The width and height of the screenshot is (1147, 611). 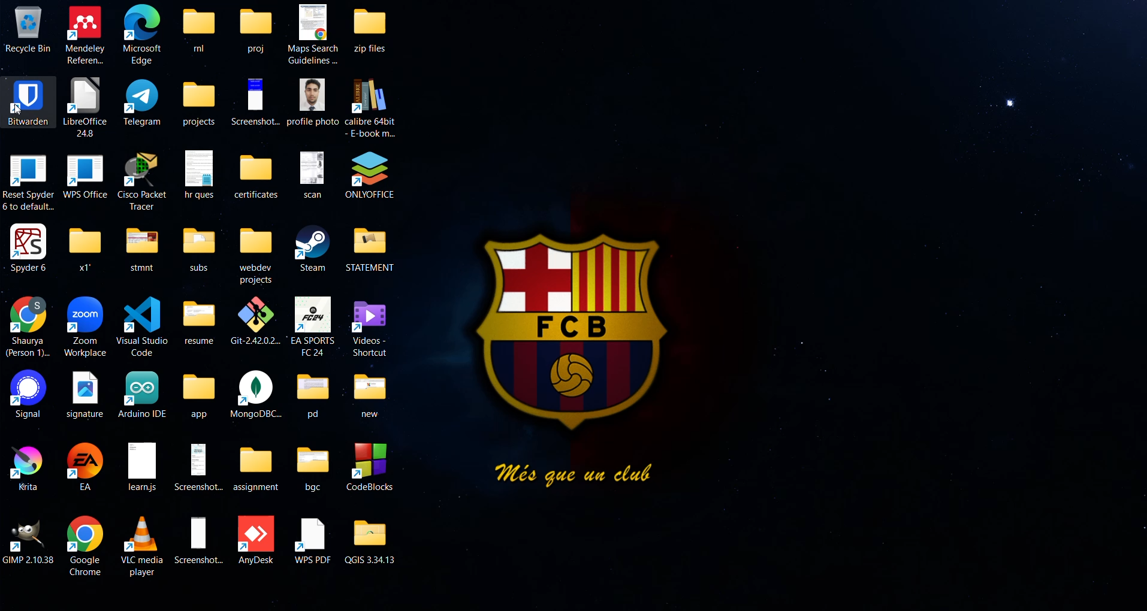 What do you see at coordinates (29, 247) in the screenshot?
I see `Spyder 6` at bounding box center [29, 247].